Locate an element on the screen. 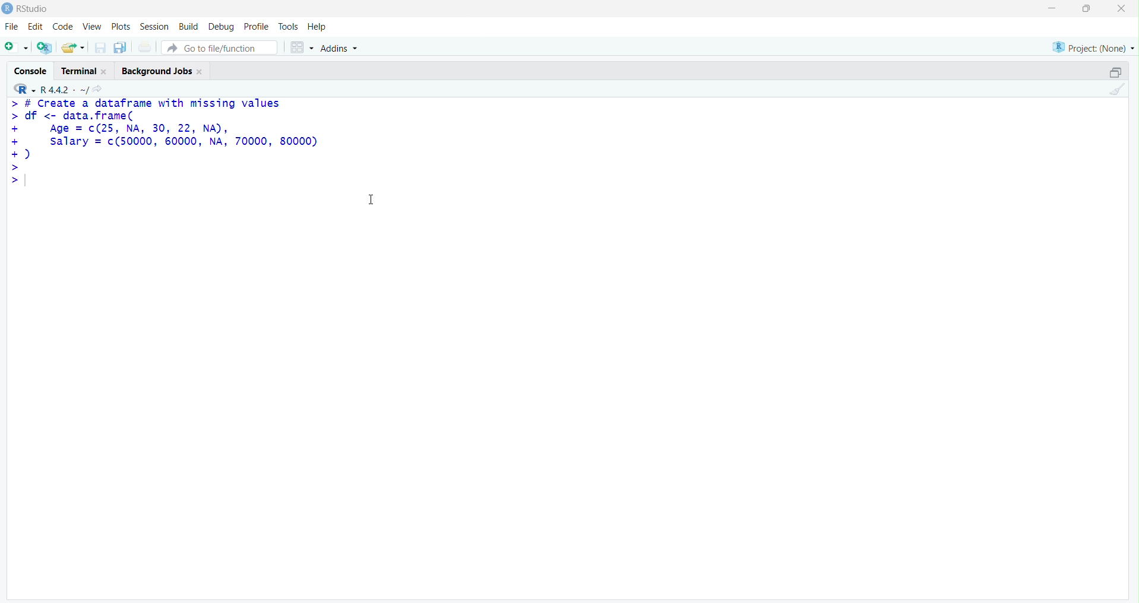 This screenshot has height=603, width=1139. RStudio is located at coordinates (31, 9).